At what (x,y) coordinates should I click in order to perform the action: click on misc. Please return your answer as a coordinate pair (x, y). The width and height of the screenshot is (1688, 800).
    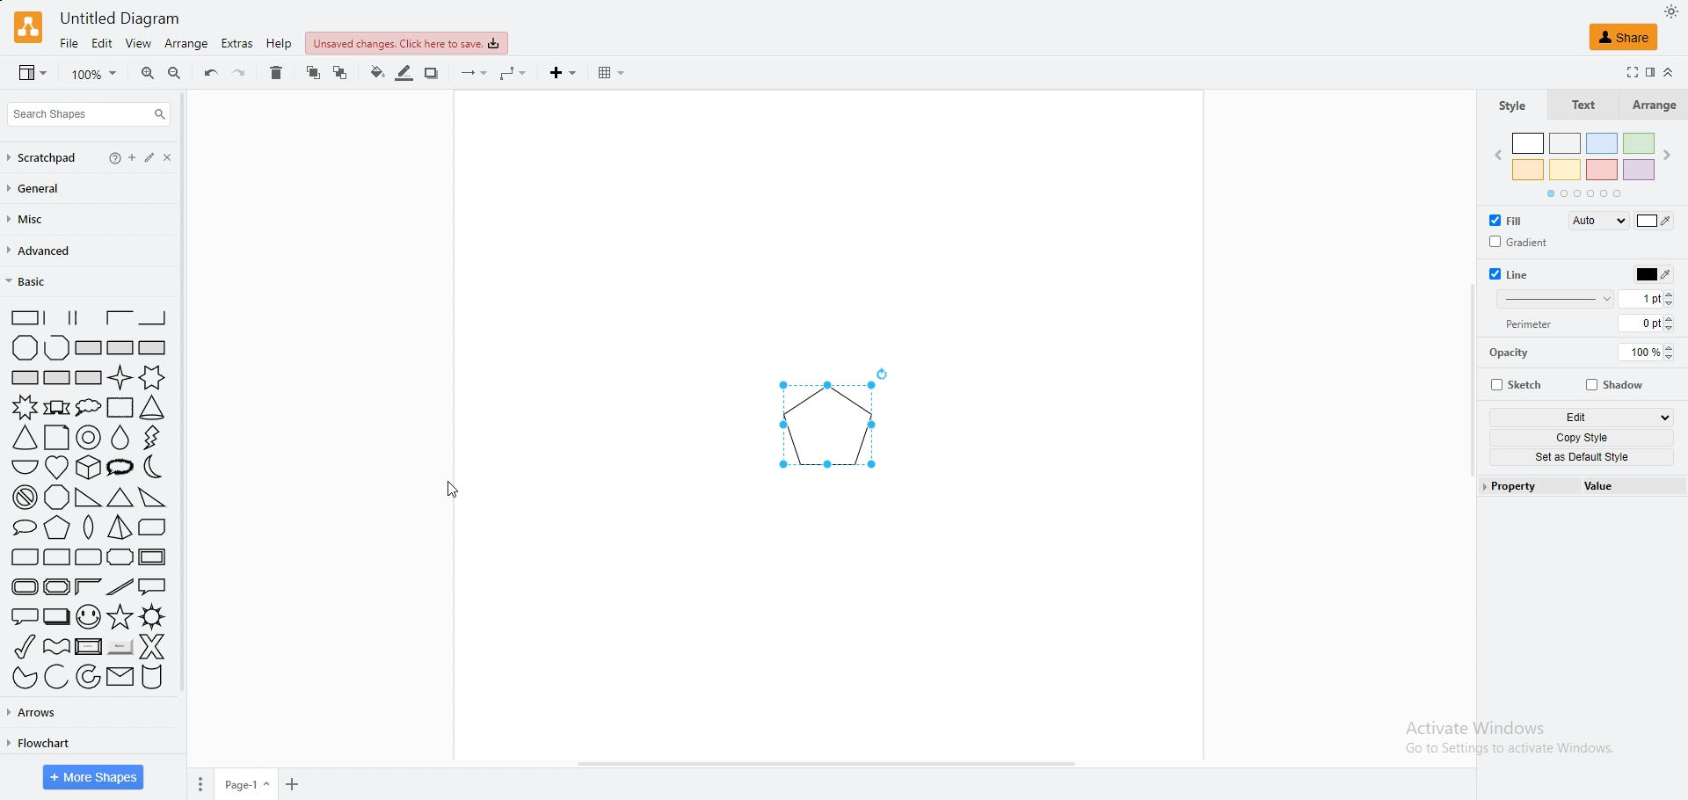
    Looking at the image, I should click on (34, 220).